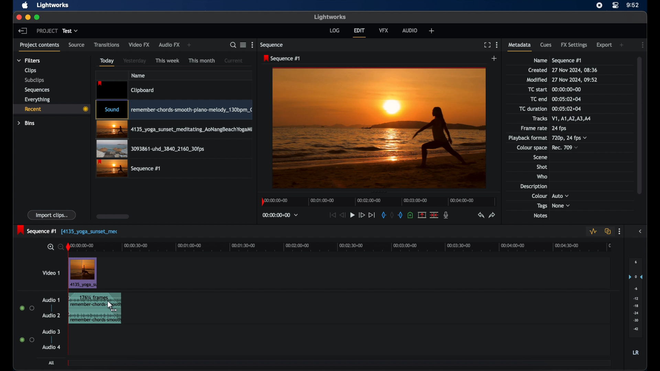  I want to click on 720p, 24fps, so click(570, 138).